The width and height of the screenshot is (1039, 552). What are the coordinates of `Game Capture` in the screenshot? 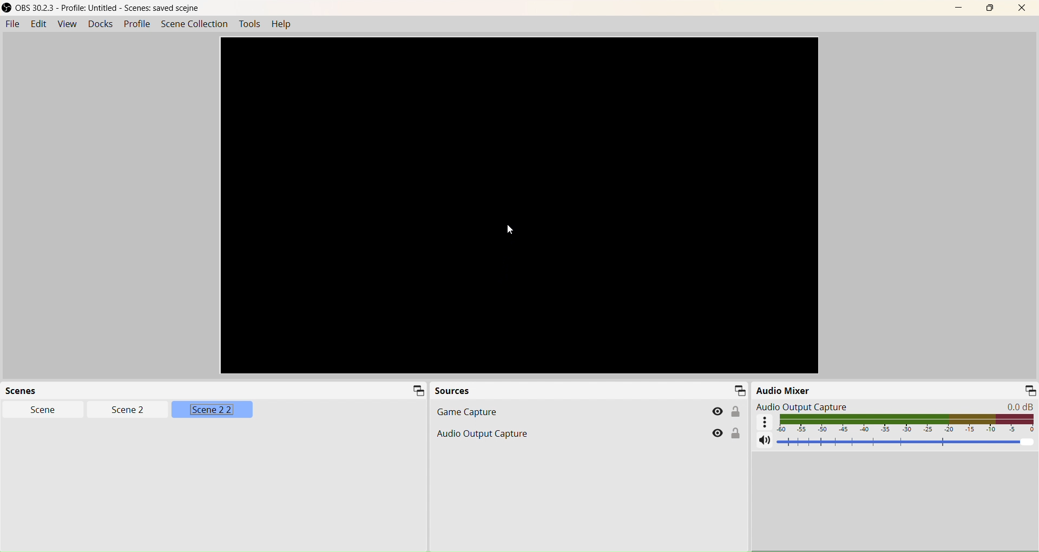 It's located at (587, 411).